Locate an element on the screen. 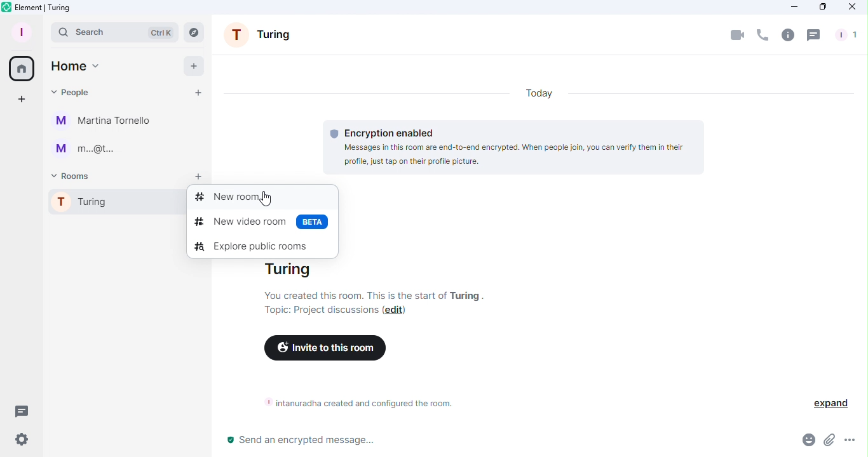  Cursor is located at coordinates (266, 198).